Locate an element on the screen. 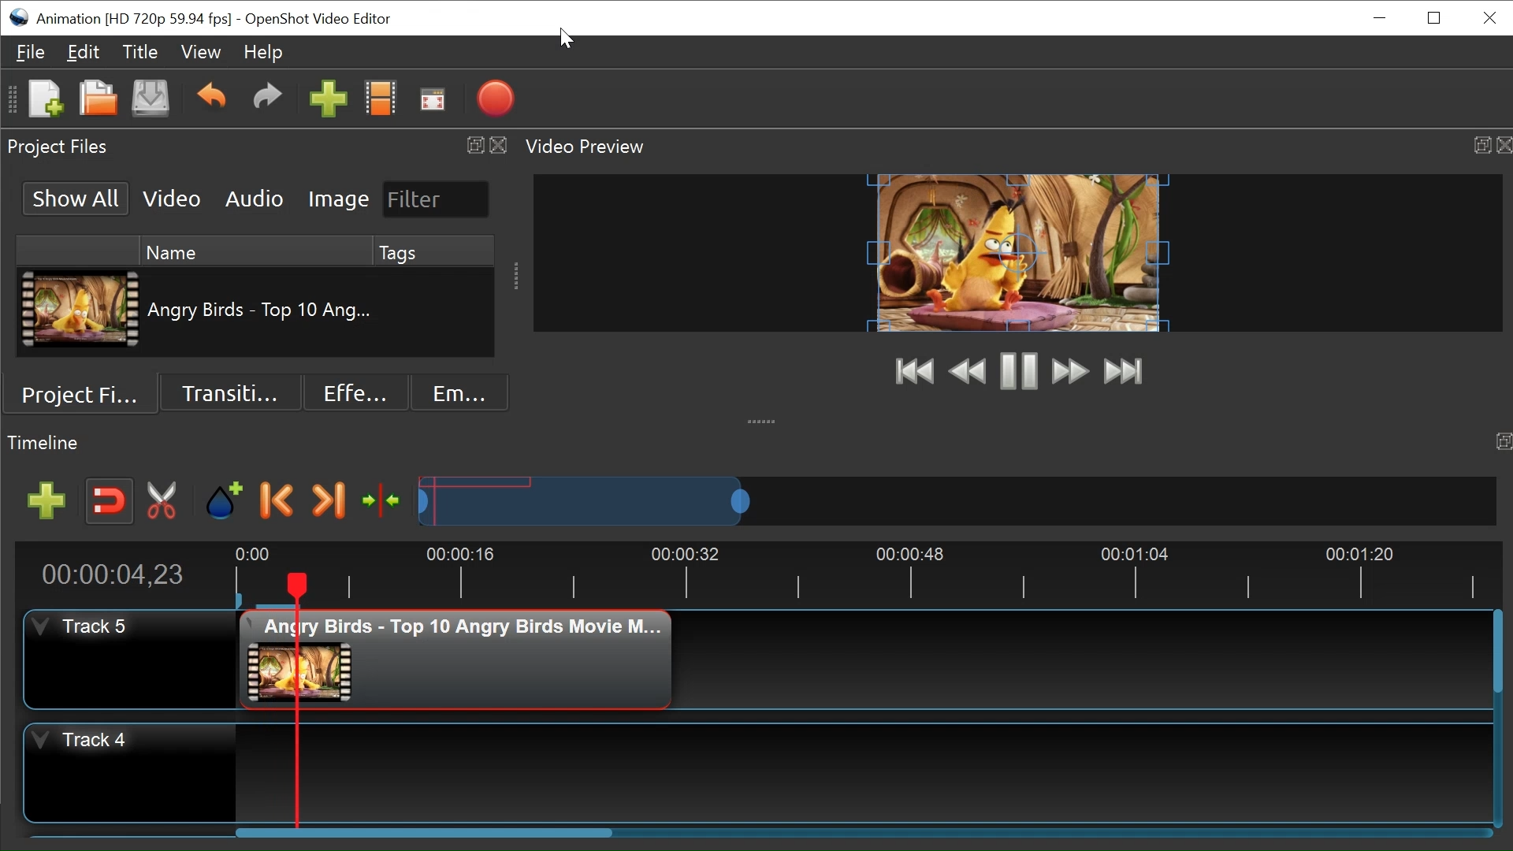 Image resolution: width=1513 pixels, height=851 pixels. Preview Window is located at coordinates (1015, 254).